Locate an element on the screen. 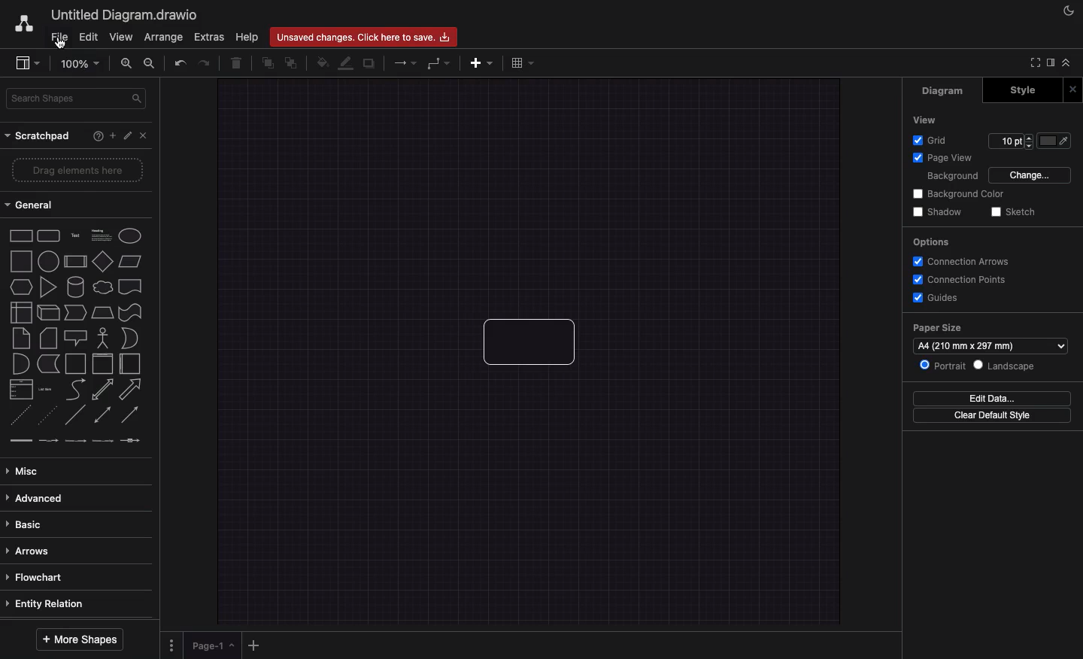 This screenshot has width=1083, height=659. Shadow is located at coordinates (369, 64).